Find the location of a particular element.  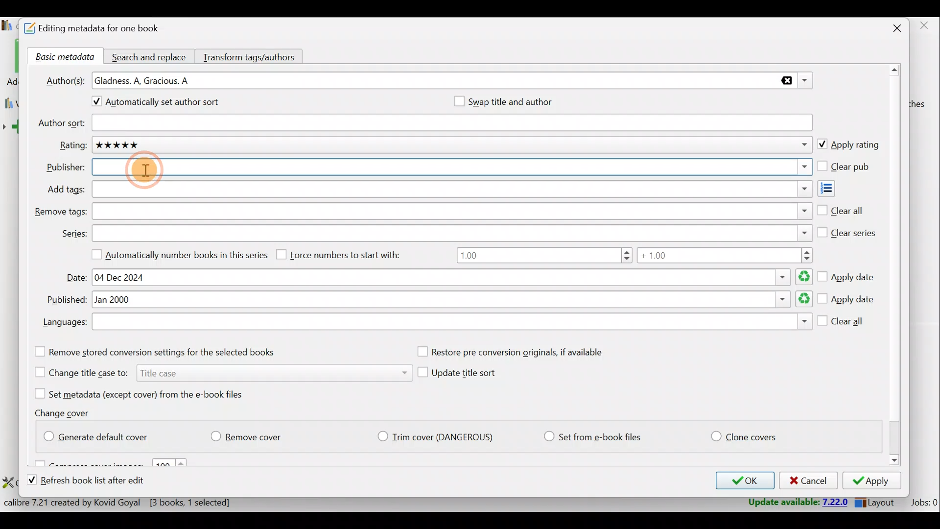

Trim cover (Dangerious) is located at coordinates (438, 438).